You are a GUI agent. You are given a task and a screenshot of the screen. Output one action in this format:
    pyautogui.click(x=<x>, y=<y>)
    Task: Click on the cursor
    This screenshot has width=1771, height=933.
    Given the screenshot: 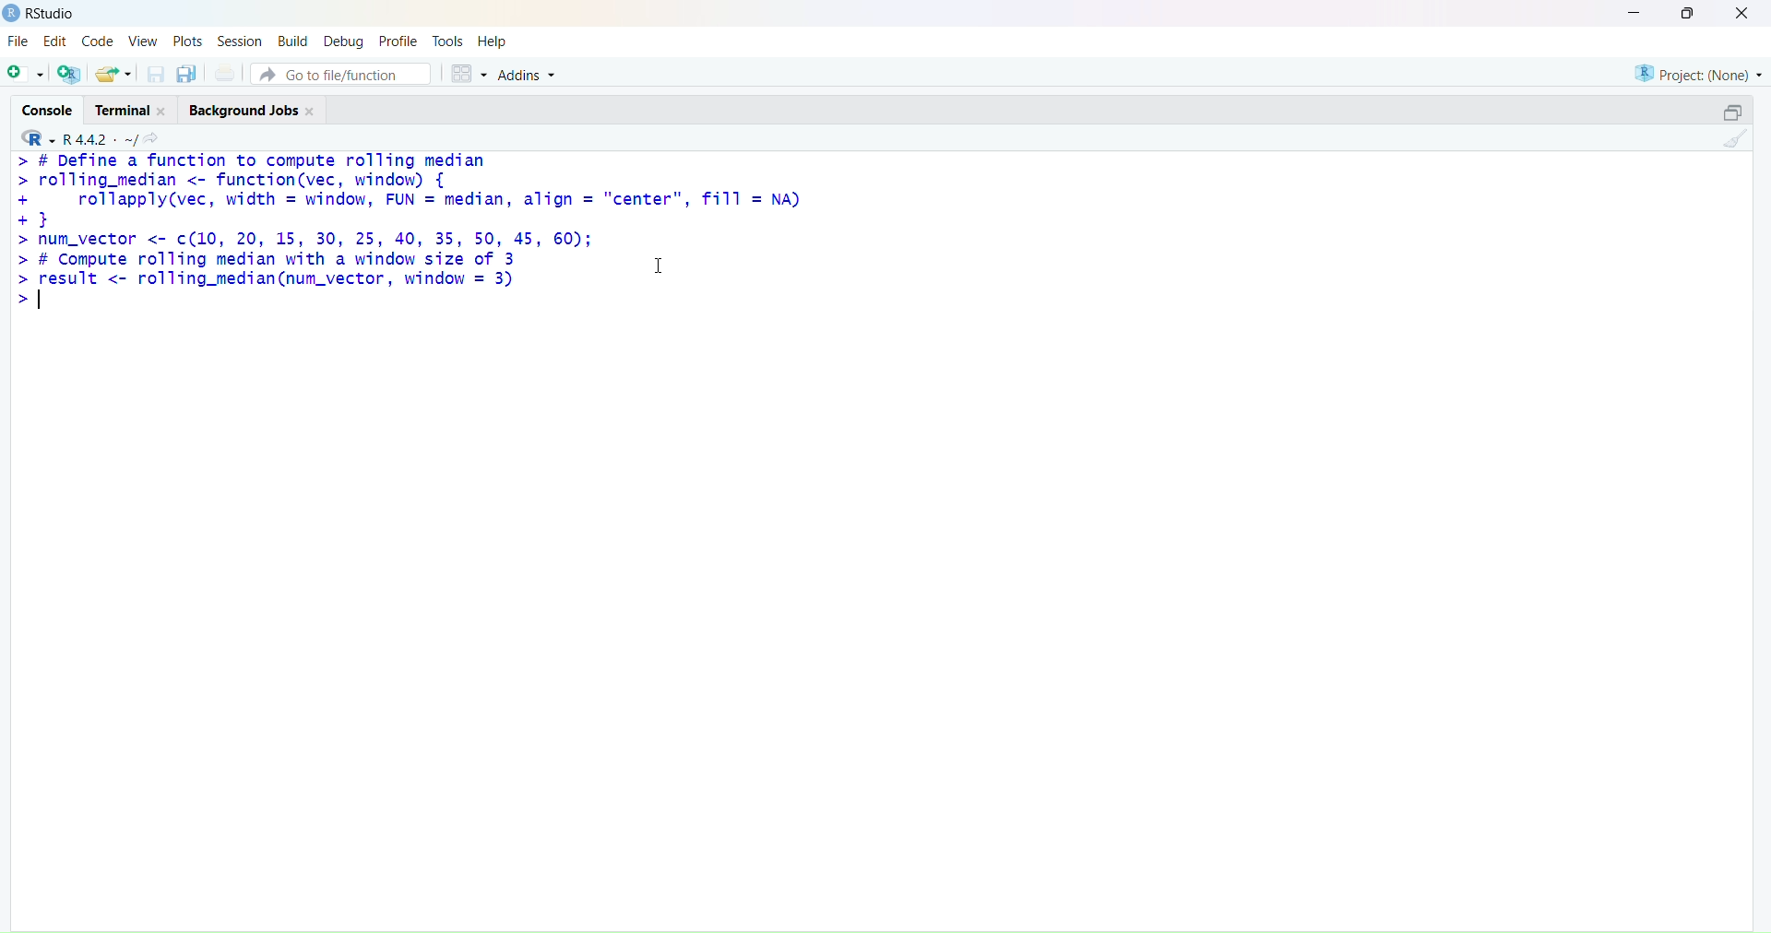 What is the action you would take?
    pyautogui.click(x=660, y=265)
    